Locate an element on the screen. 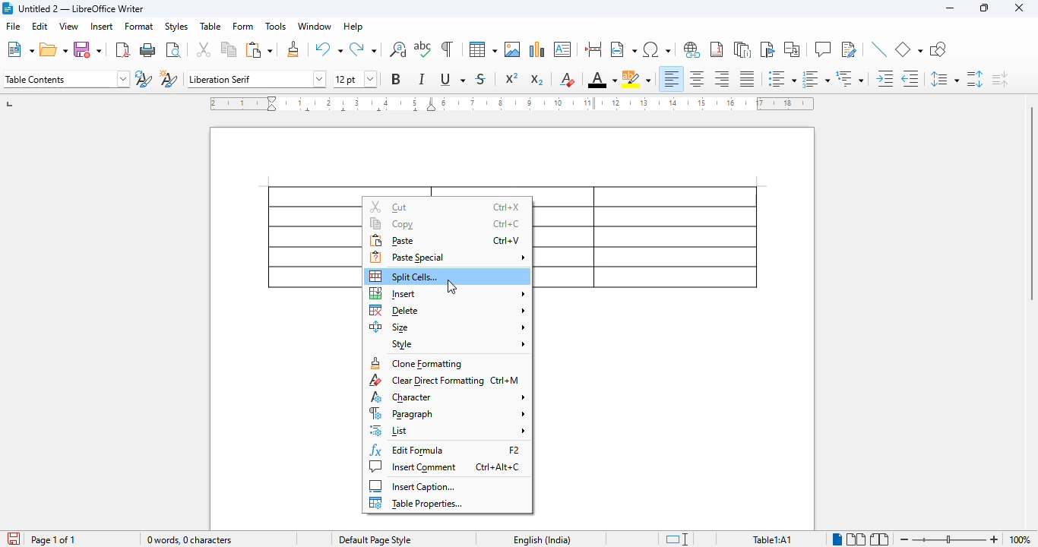 The width and height of the screenshot is (1038, 547). save is located at coordinates (87, 49).